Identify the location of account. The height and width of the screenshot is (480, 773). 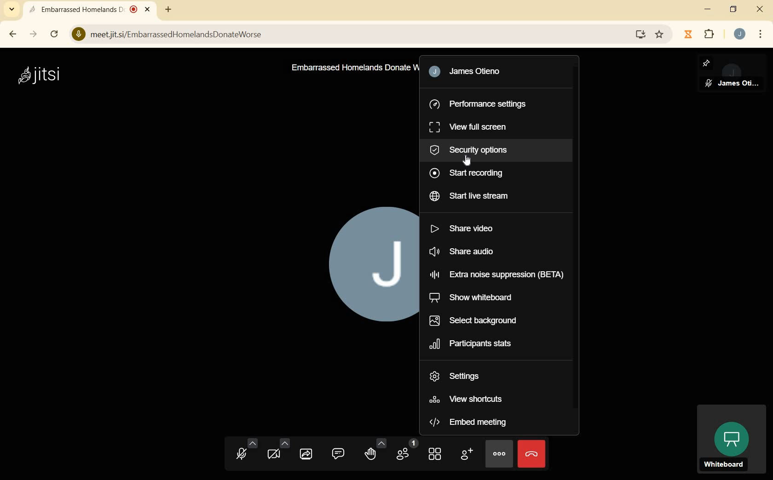
(740, 34).